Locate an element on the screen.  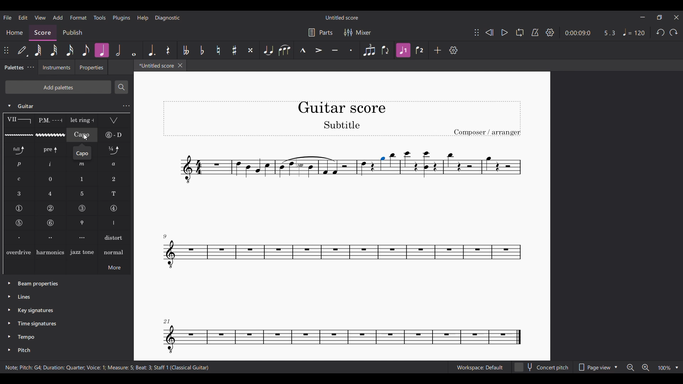
overdrive is located at coordinates (18, 252).